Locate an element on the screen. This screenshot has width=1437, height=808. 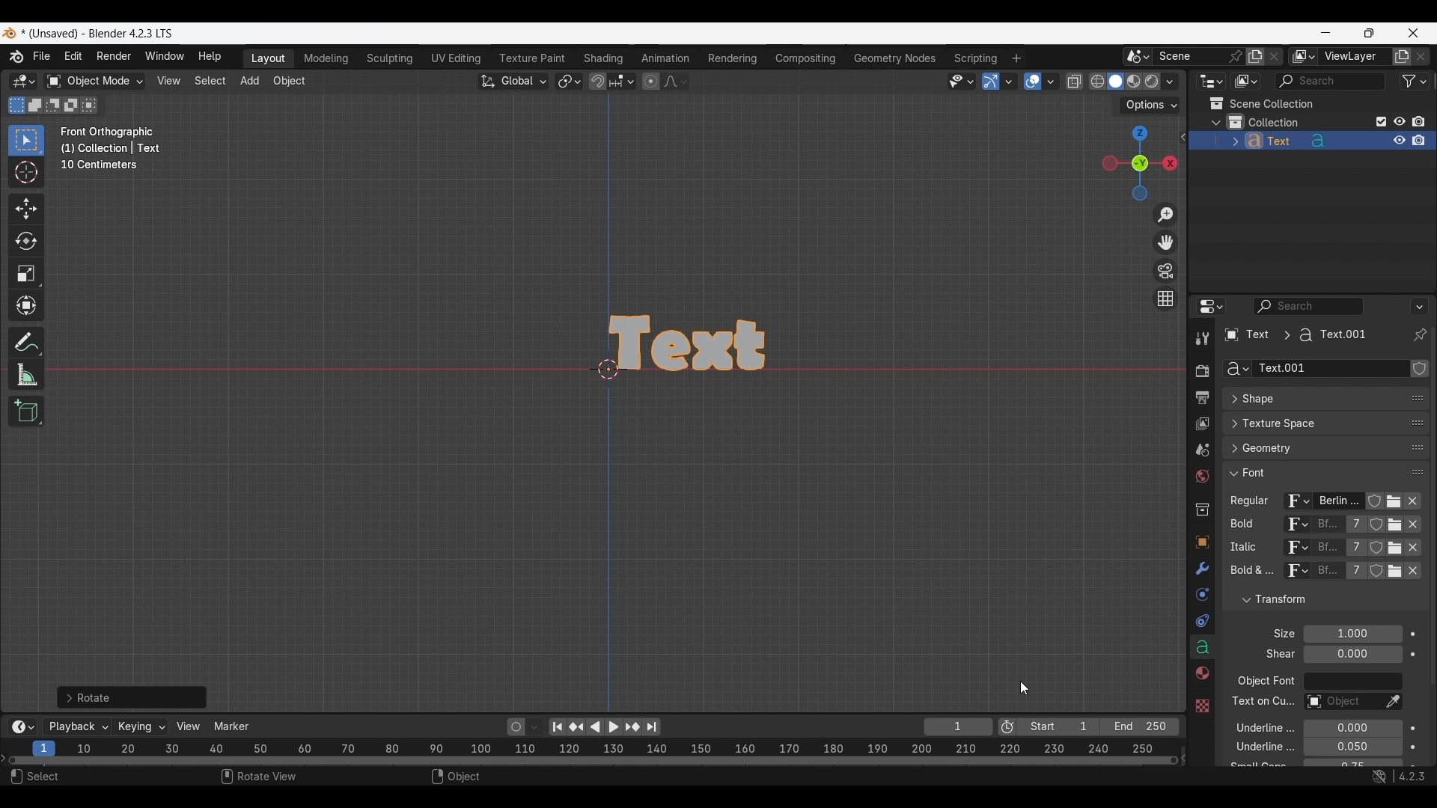
bold is located at coordinates (1239, 527).